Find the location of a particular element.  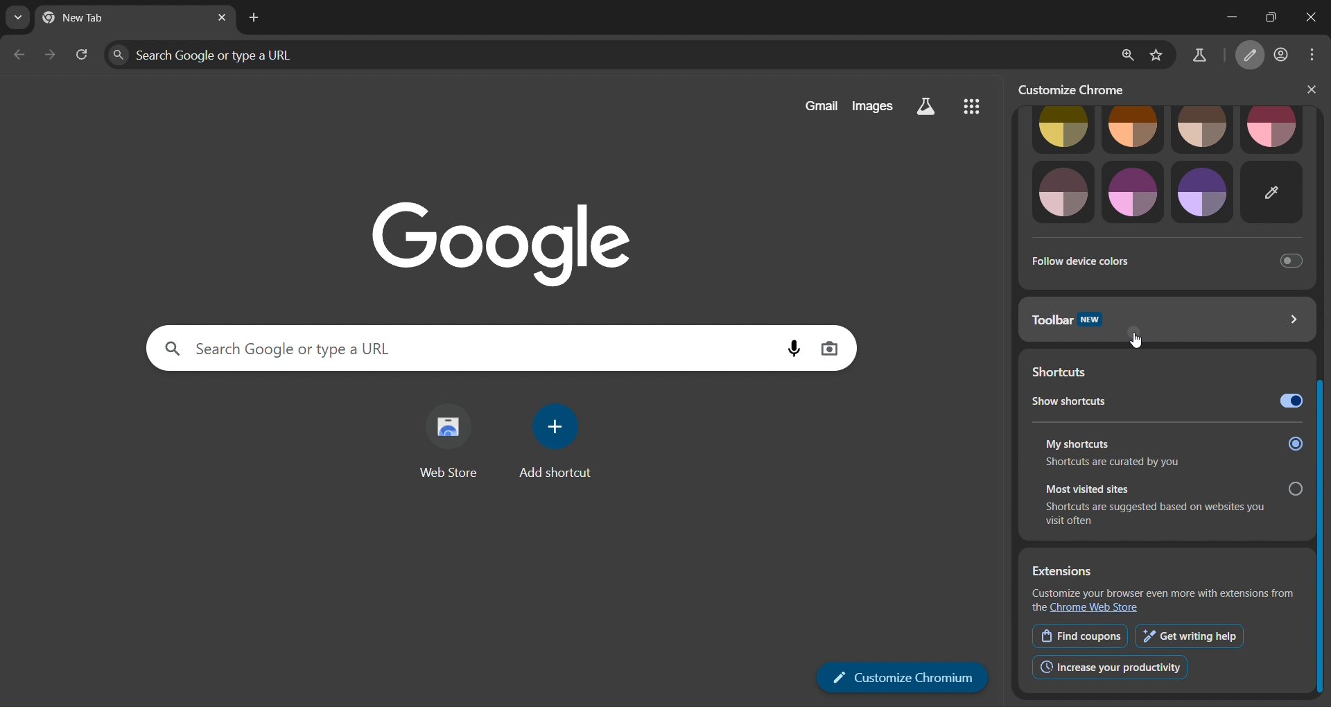

theme is located at coordinates (1063, 128).